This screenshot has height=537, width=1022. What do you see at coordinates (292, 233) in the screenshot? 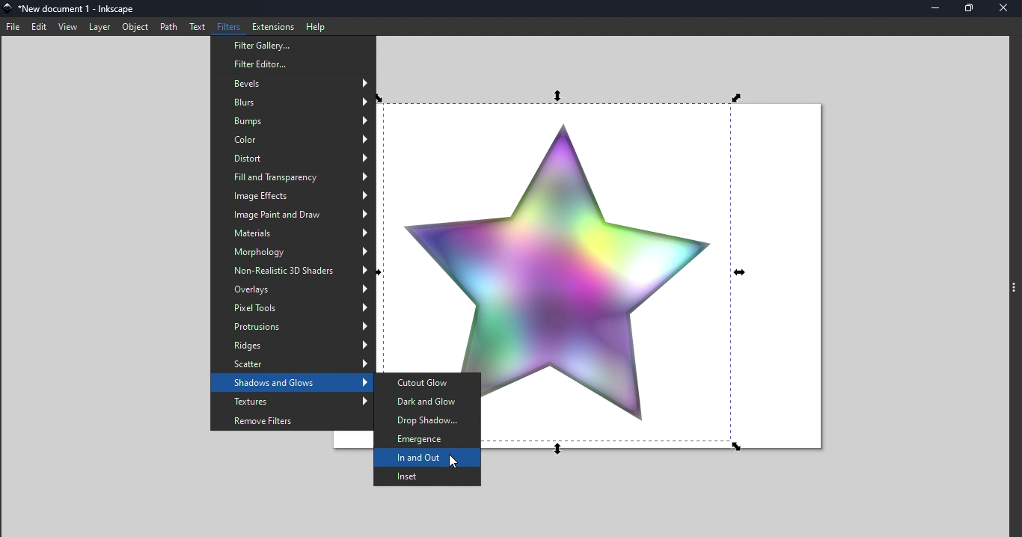
I see `Materials` at bounding box center [292, 233].